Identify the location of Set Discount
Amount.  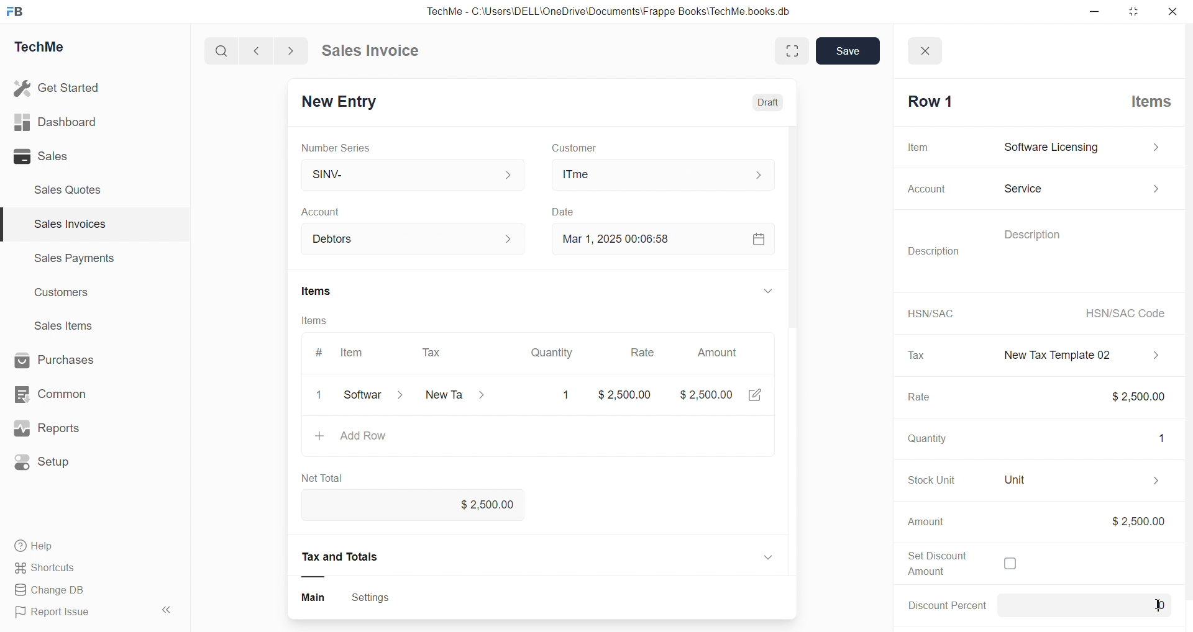
(931, 562).